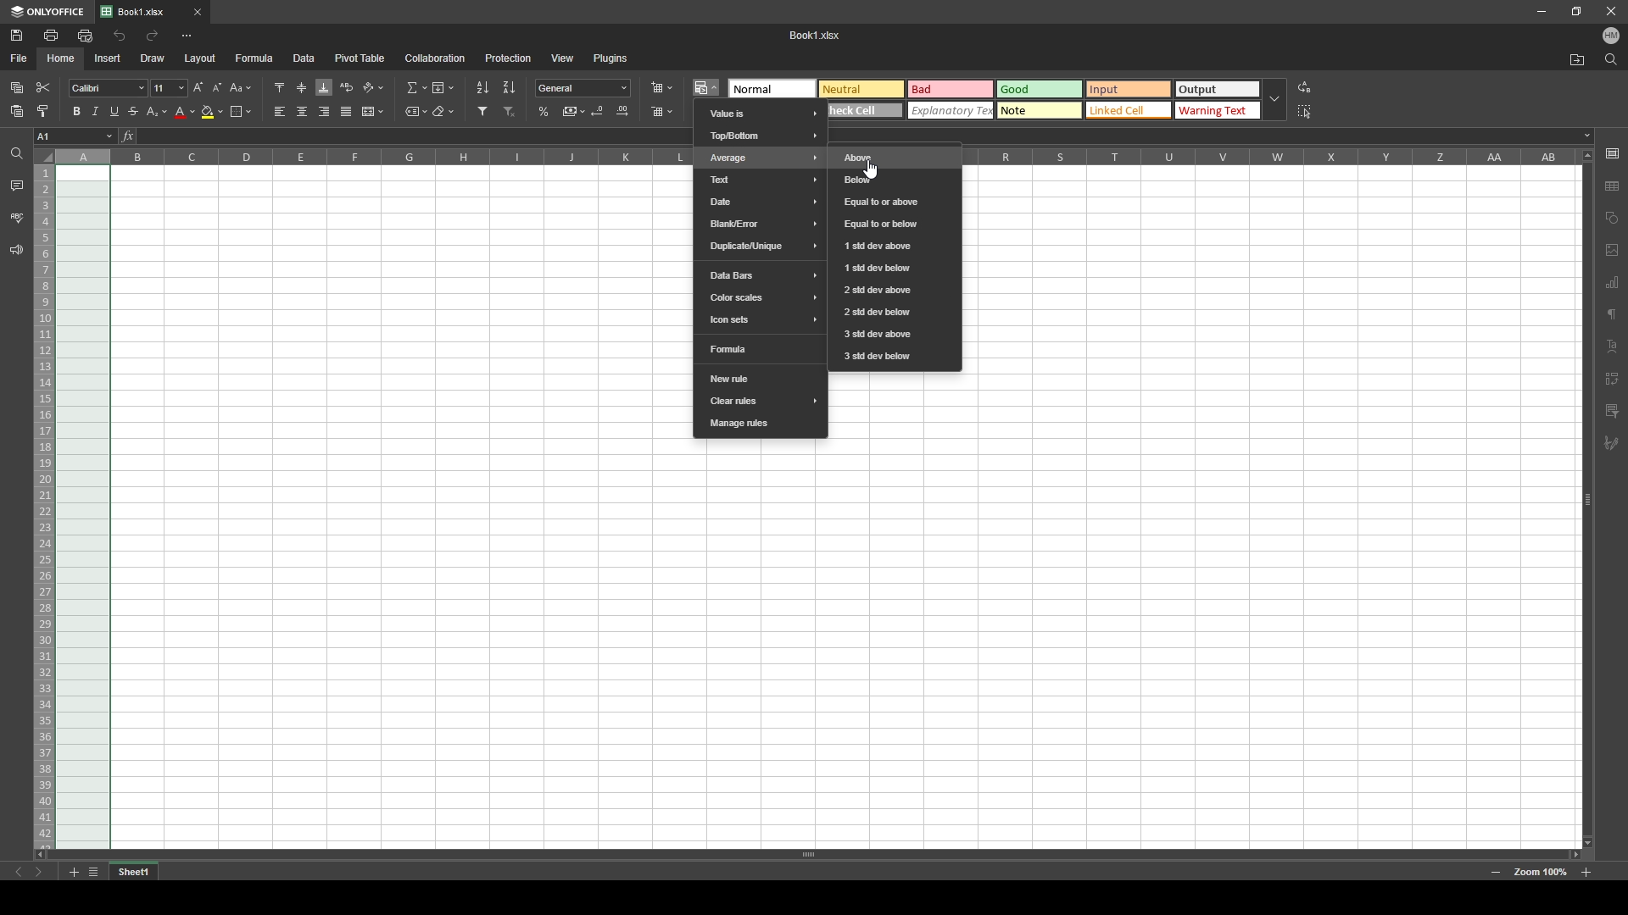  I want to click on home, so click(62, 58).